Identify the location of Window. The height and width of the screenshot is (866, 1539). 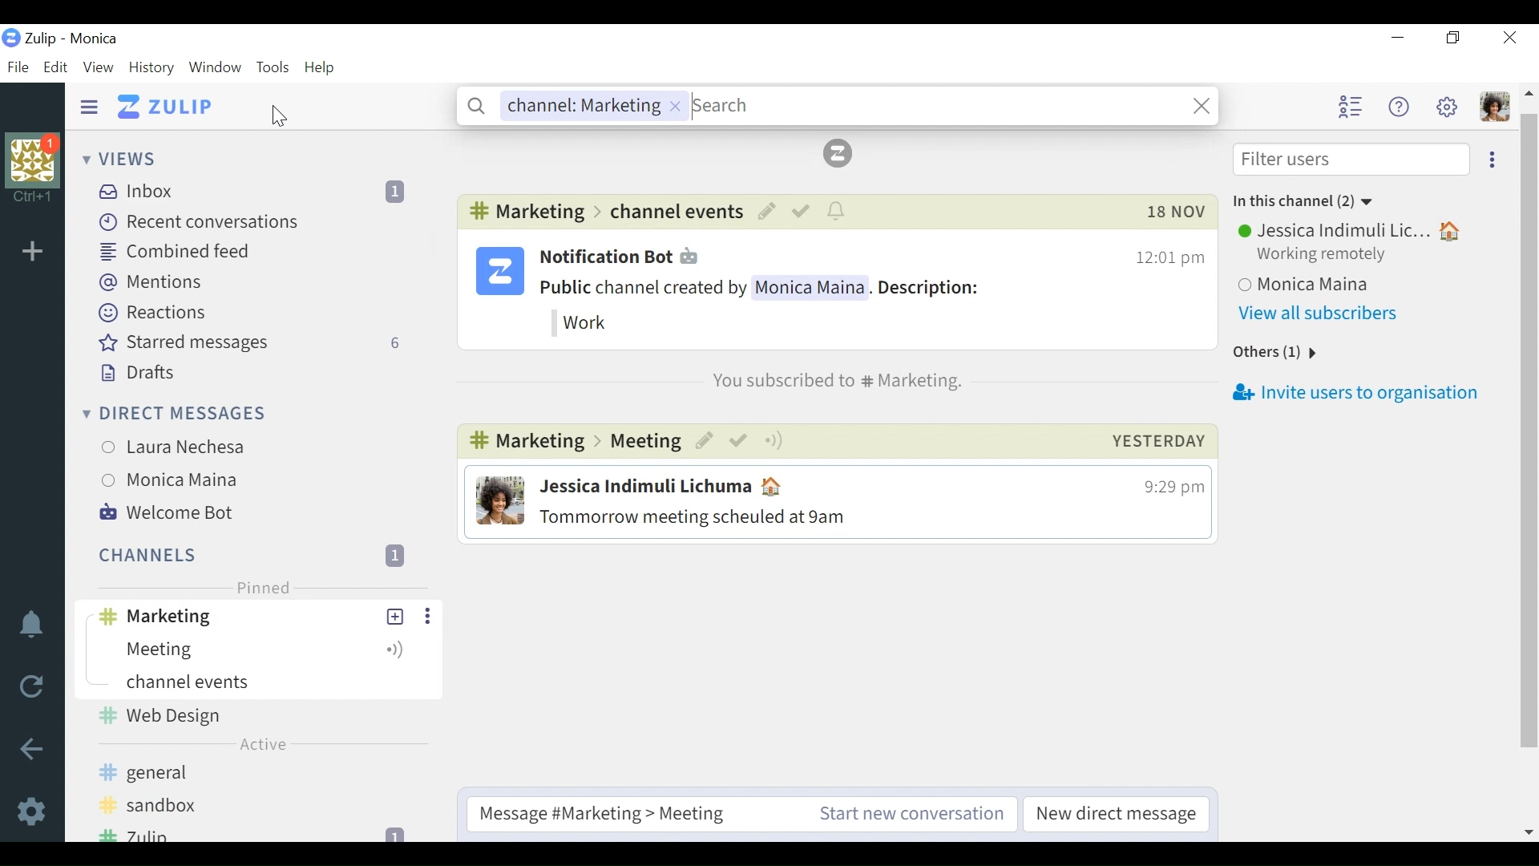
(217, 67).